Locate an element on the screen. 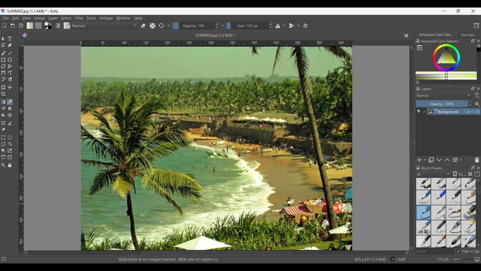 This screenshot has height=271, width=481. Float docker is located at coordinates (473, 89).